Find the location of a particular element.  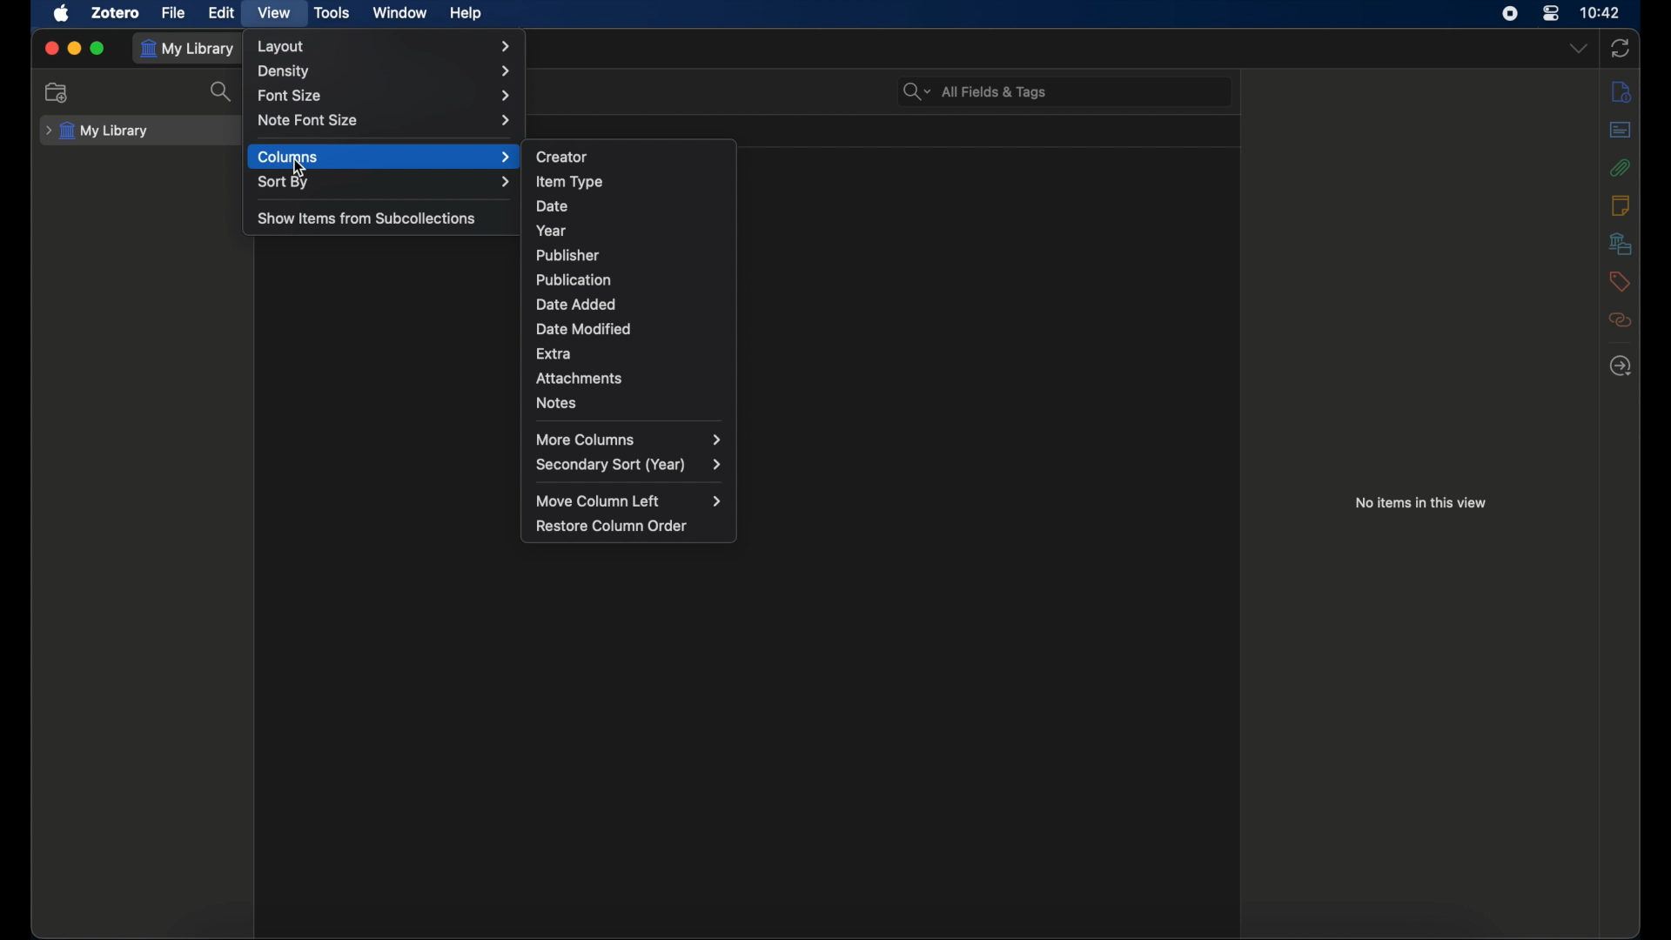

window is located at coordinates (399, 12).